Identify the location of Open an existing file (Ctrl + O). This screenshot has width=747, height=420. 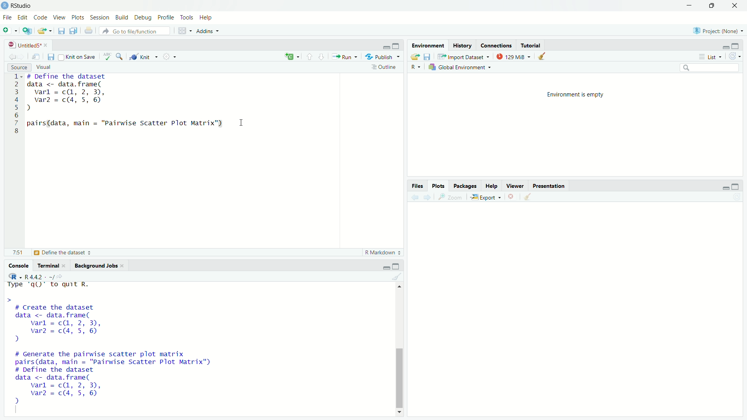
(45, 30).